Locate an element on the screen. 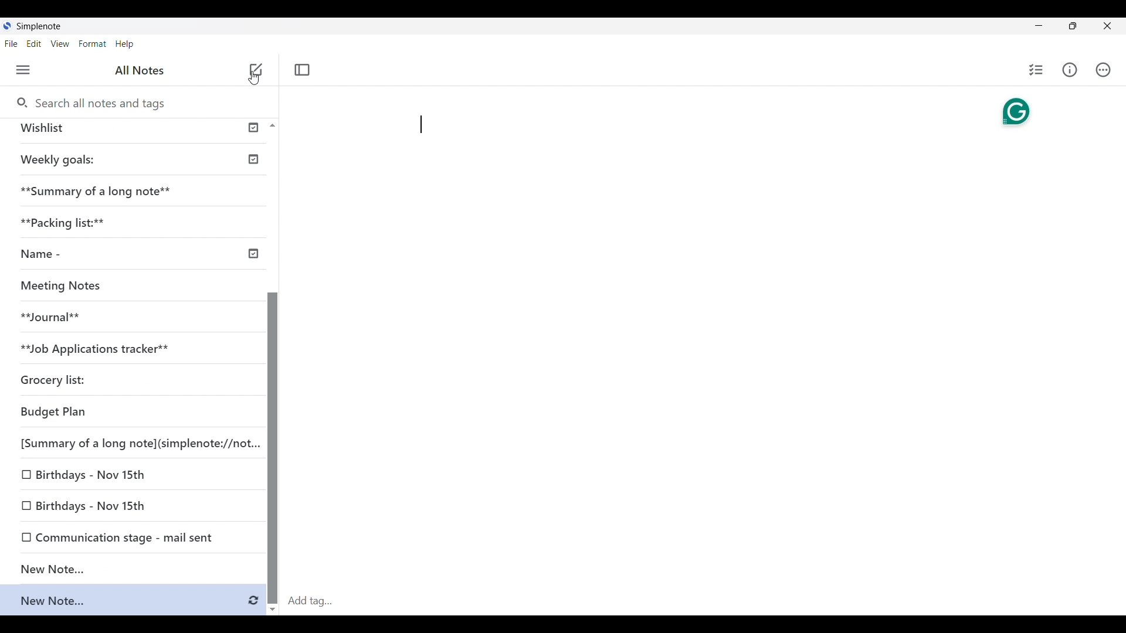 The width and height of the screenshot is (1126, 633). New note is located at coordinates (130, 568).